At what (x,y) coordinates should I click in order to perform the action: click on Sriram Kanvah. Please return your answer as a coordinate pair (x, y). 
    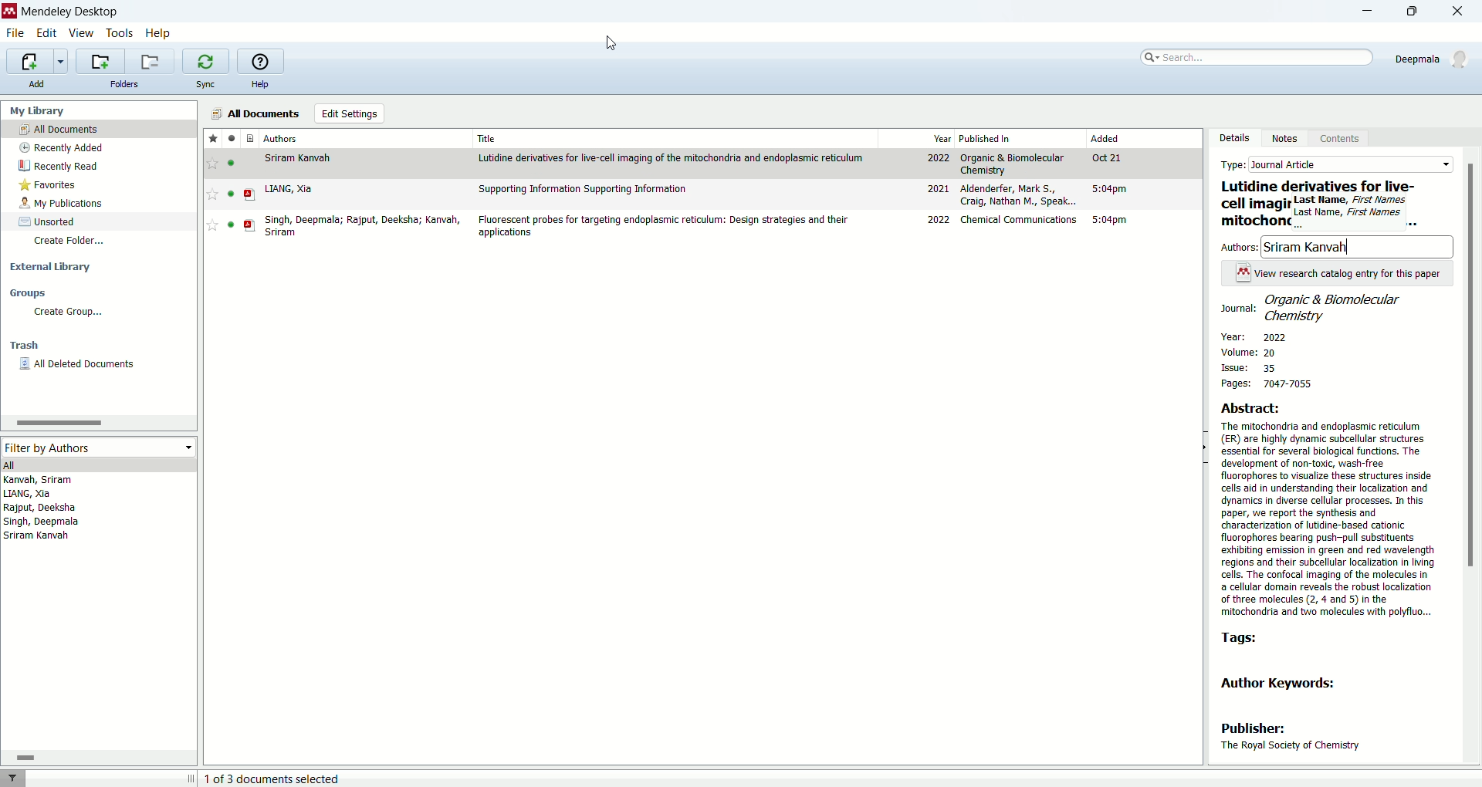
    Looking at the image, I should click on (1307, 247).